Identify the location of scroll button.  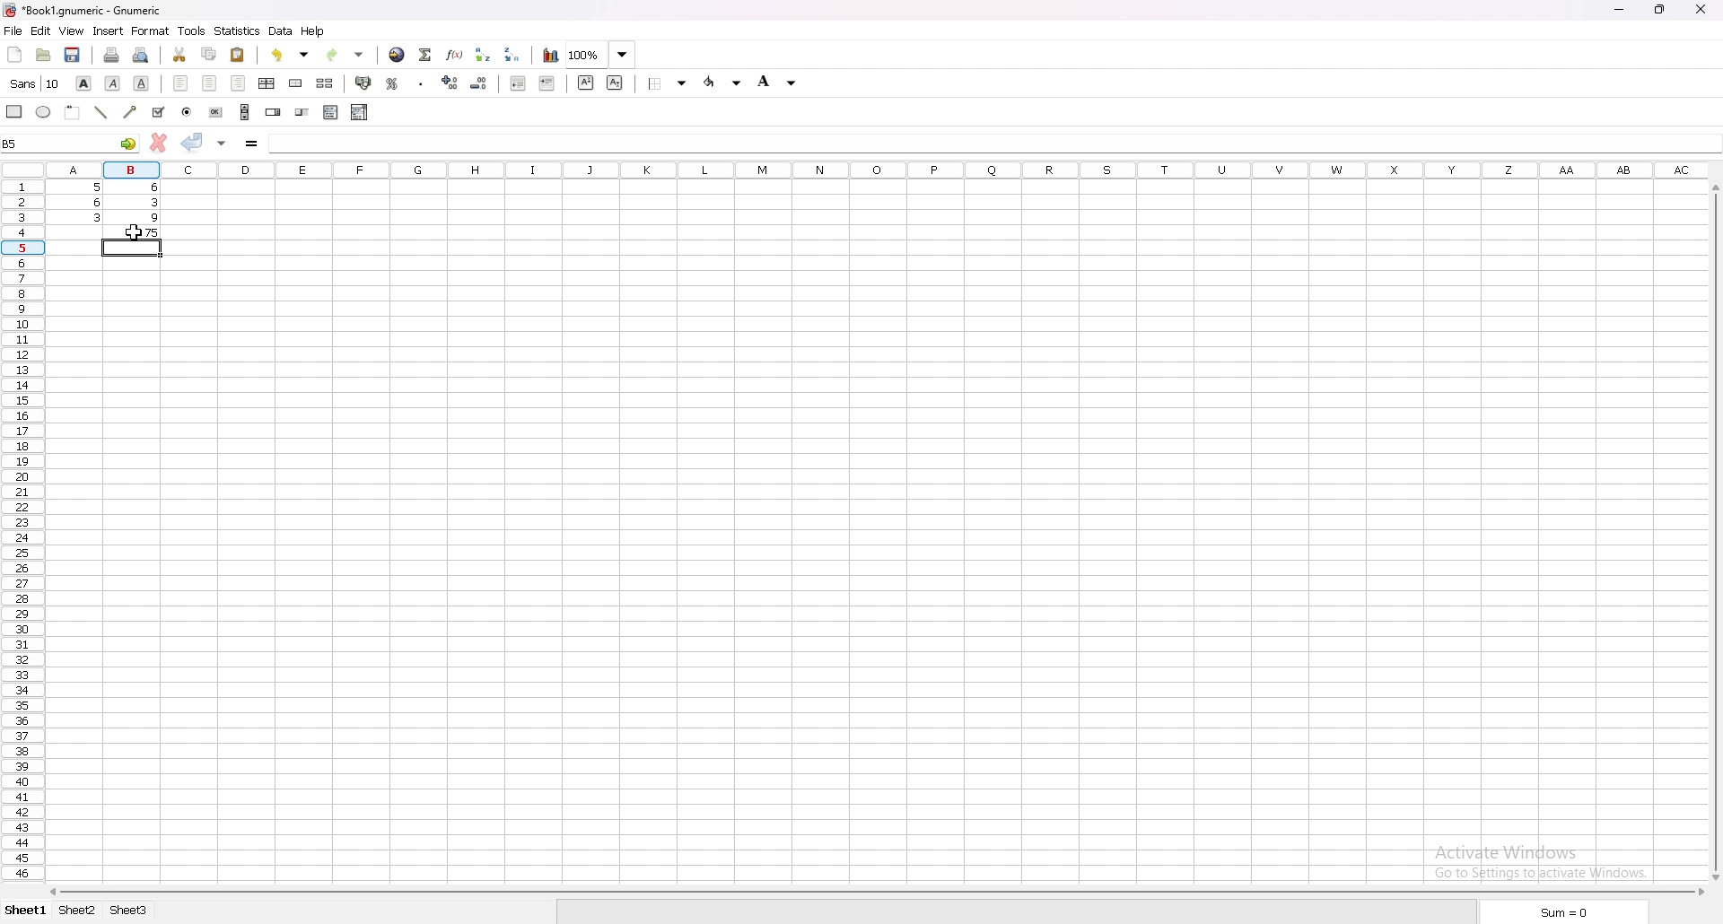
(244, 111).